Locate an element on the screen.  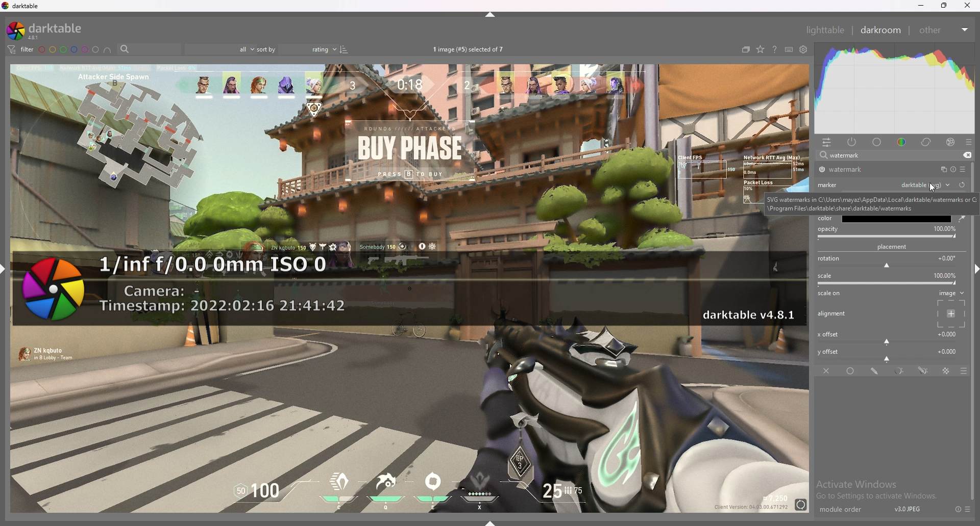
rotation is located at coordinates (889, 261).